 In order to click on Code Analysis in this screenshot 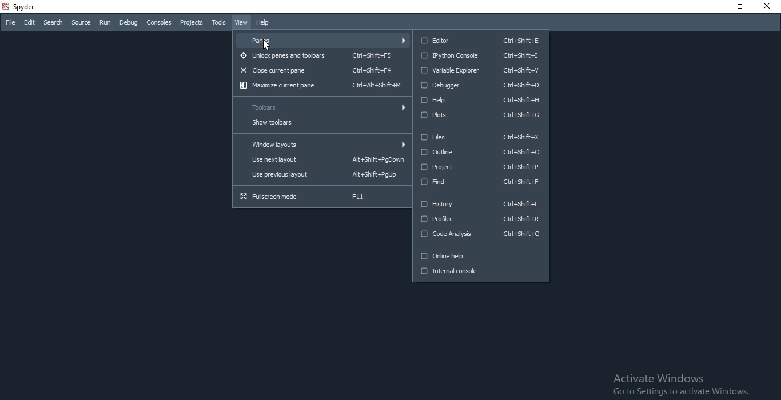, I will do `click(480, 235)`.